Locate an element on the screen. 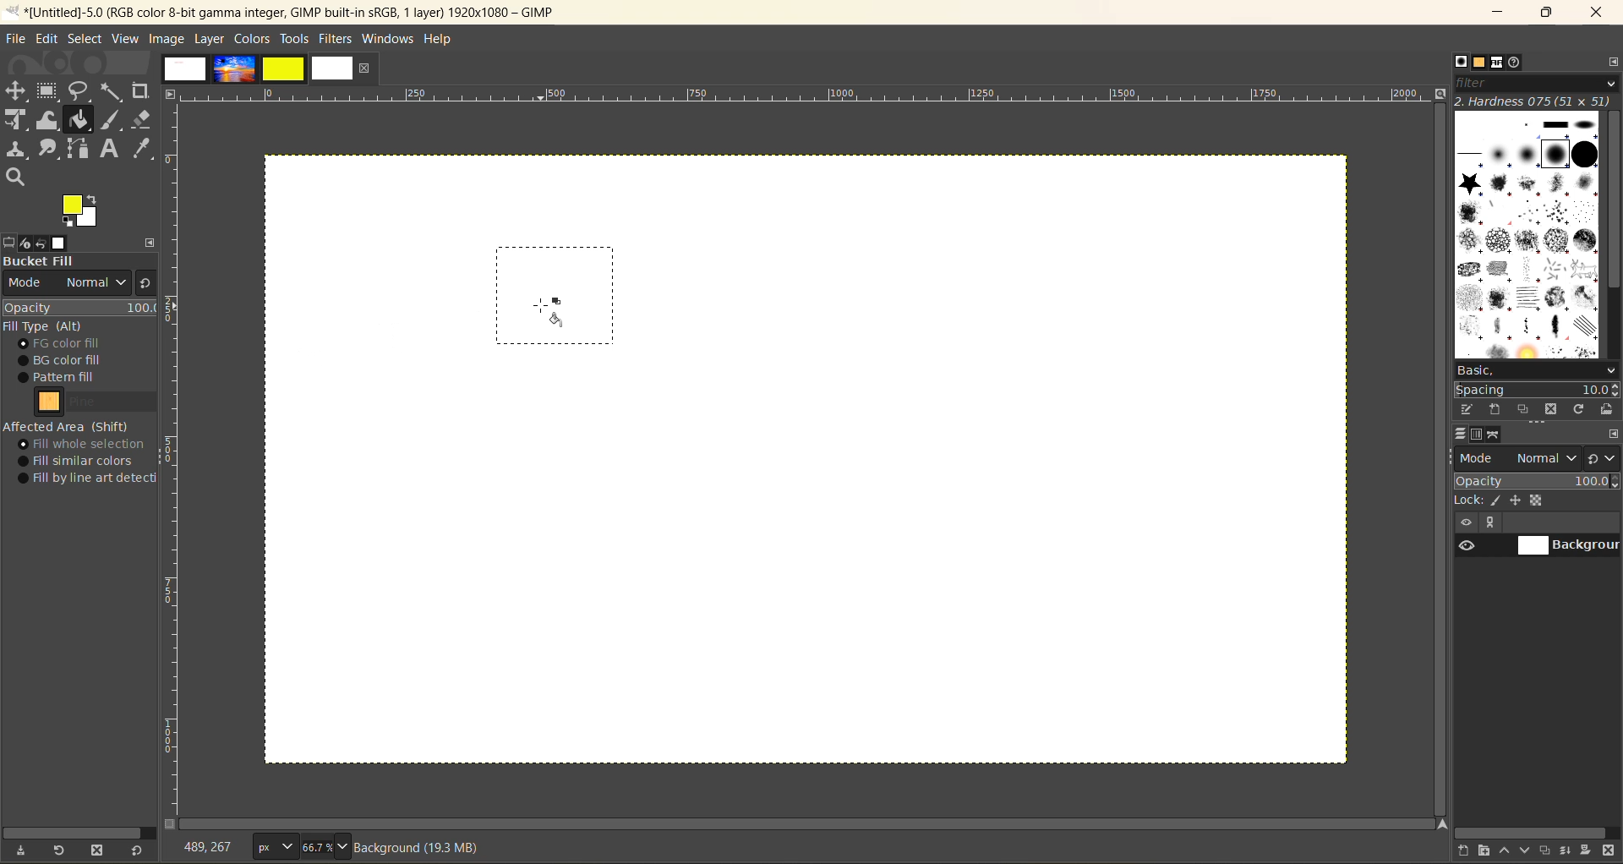 The image size is (1623, 864). reset to default values is located at coordinates (139, 851).